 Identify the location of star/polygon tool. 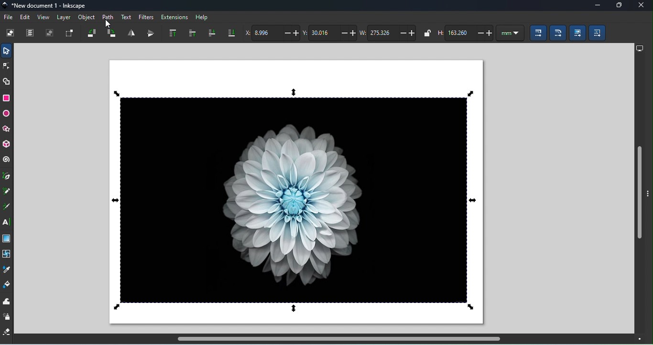
(6, 130).